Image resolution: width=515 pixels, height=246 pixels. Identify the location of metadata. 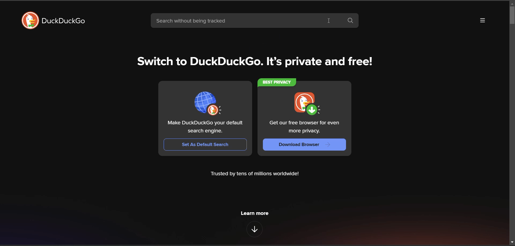
(255, 174).